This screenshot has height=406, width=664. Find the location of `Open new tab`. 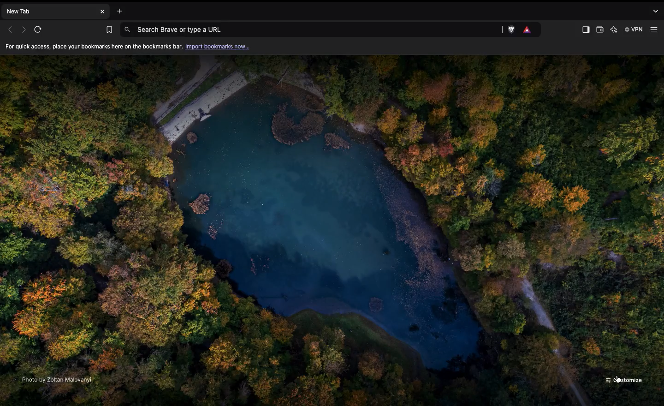

Open new tab is located at coordinates (117, 10).